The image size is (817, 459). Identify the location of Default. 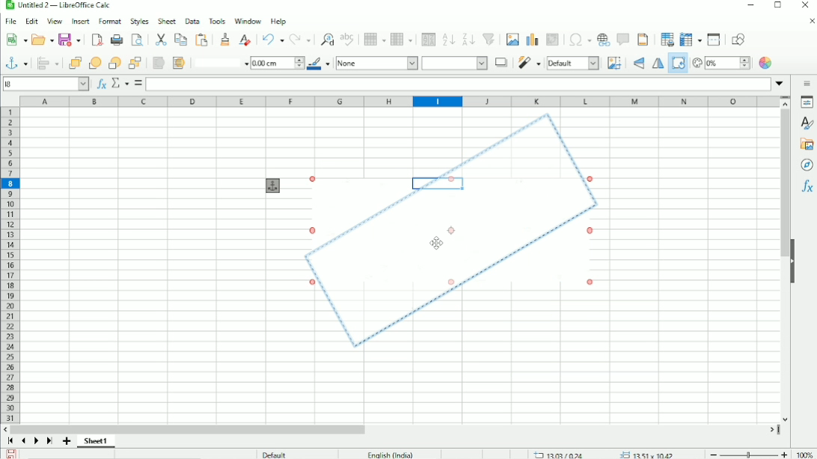
(275, 454).